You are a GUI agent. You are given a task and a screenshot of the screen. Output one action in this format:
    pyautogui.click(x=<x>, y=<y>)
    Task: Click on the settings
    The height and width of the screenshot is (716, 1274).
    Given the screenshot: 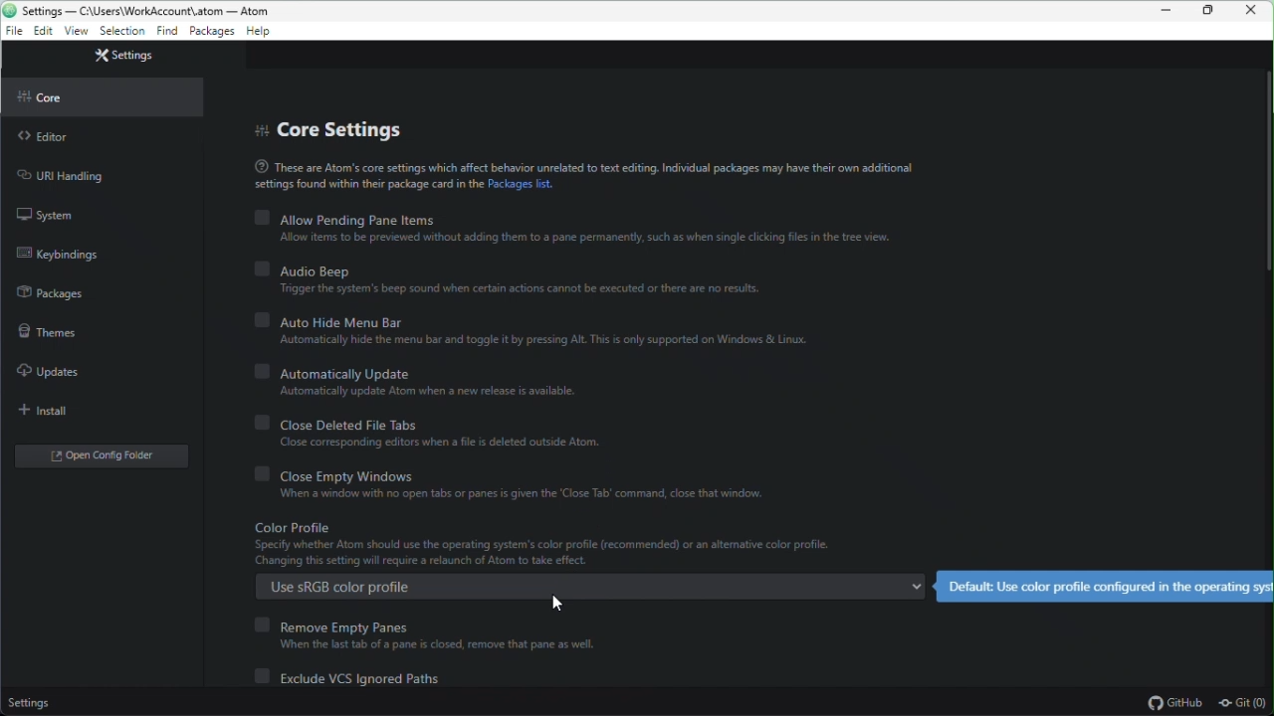 What is the action you would take?
    pyautogui.click(x=121, y=33)
    